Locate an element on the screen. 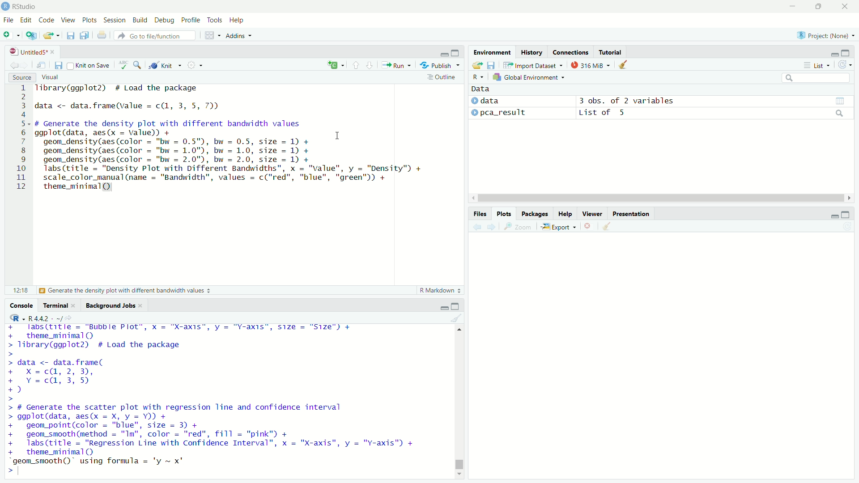  New file is located at coordinates (12, 35).